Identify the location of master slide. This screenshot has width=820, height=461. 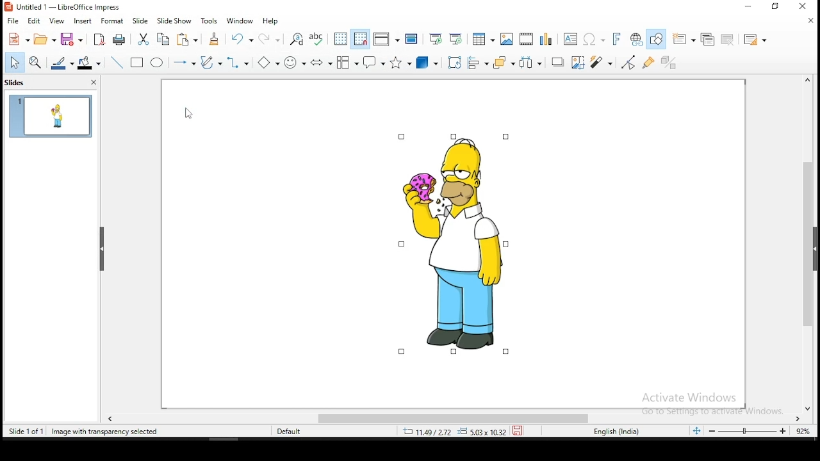
(413, 37).